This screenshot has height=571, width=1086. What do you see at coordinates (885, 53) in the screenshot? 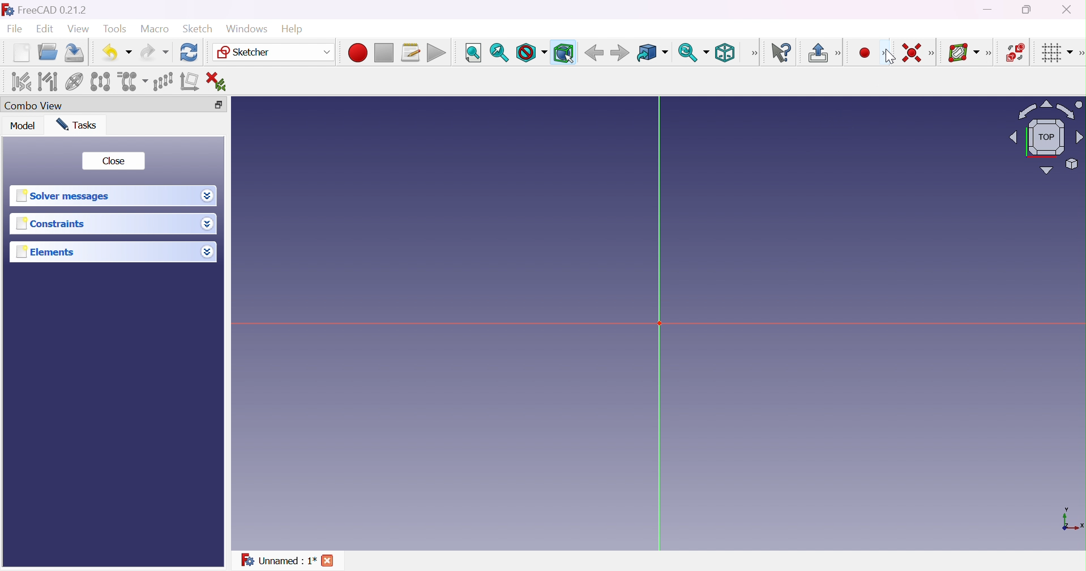
I see `[Sketcher geometrics]` at bounding box center [885, 53].